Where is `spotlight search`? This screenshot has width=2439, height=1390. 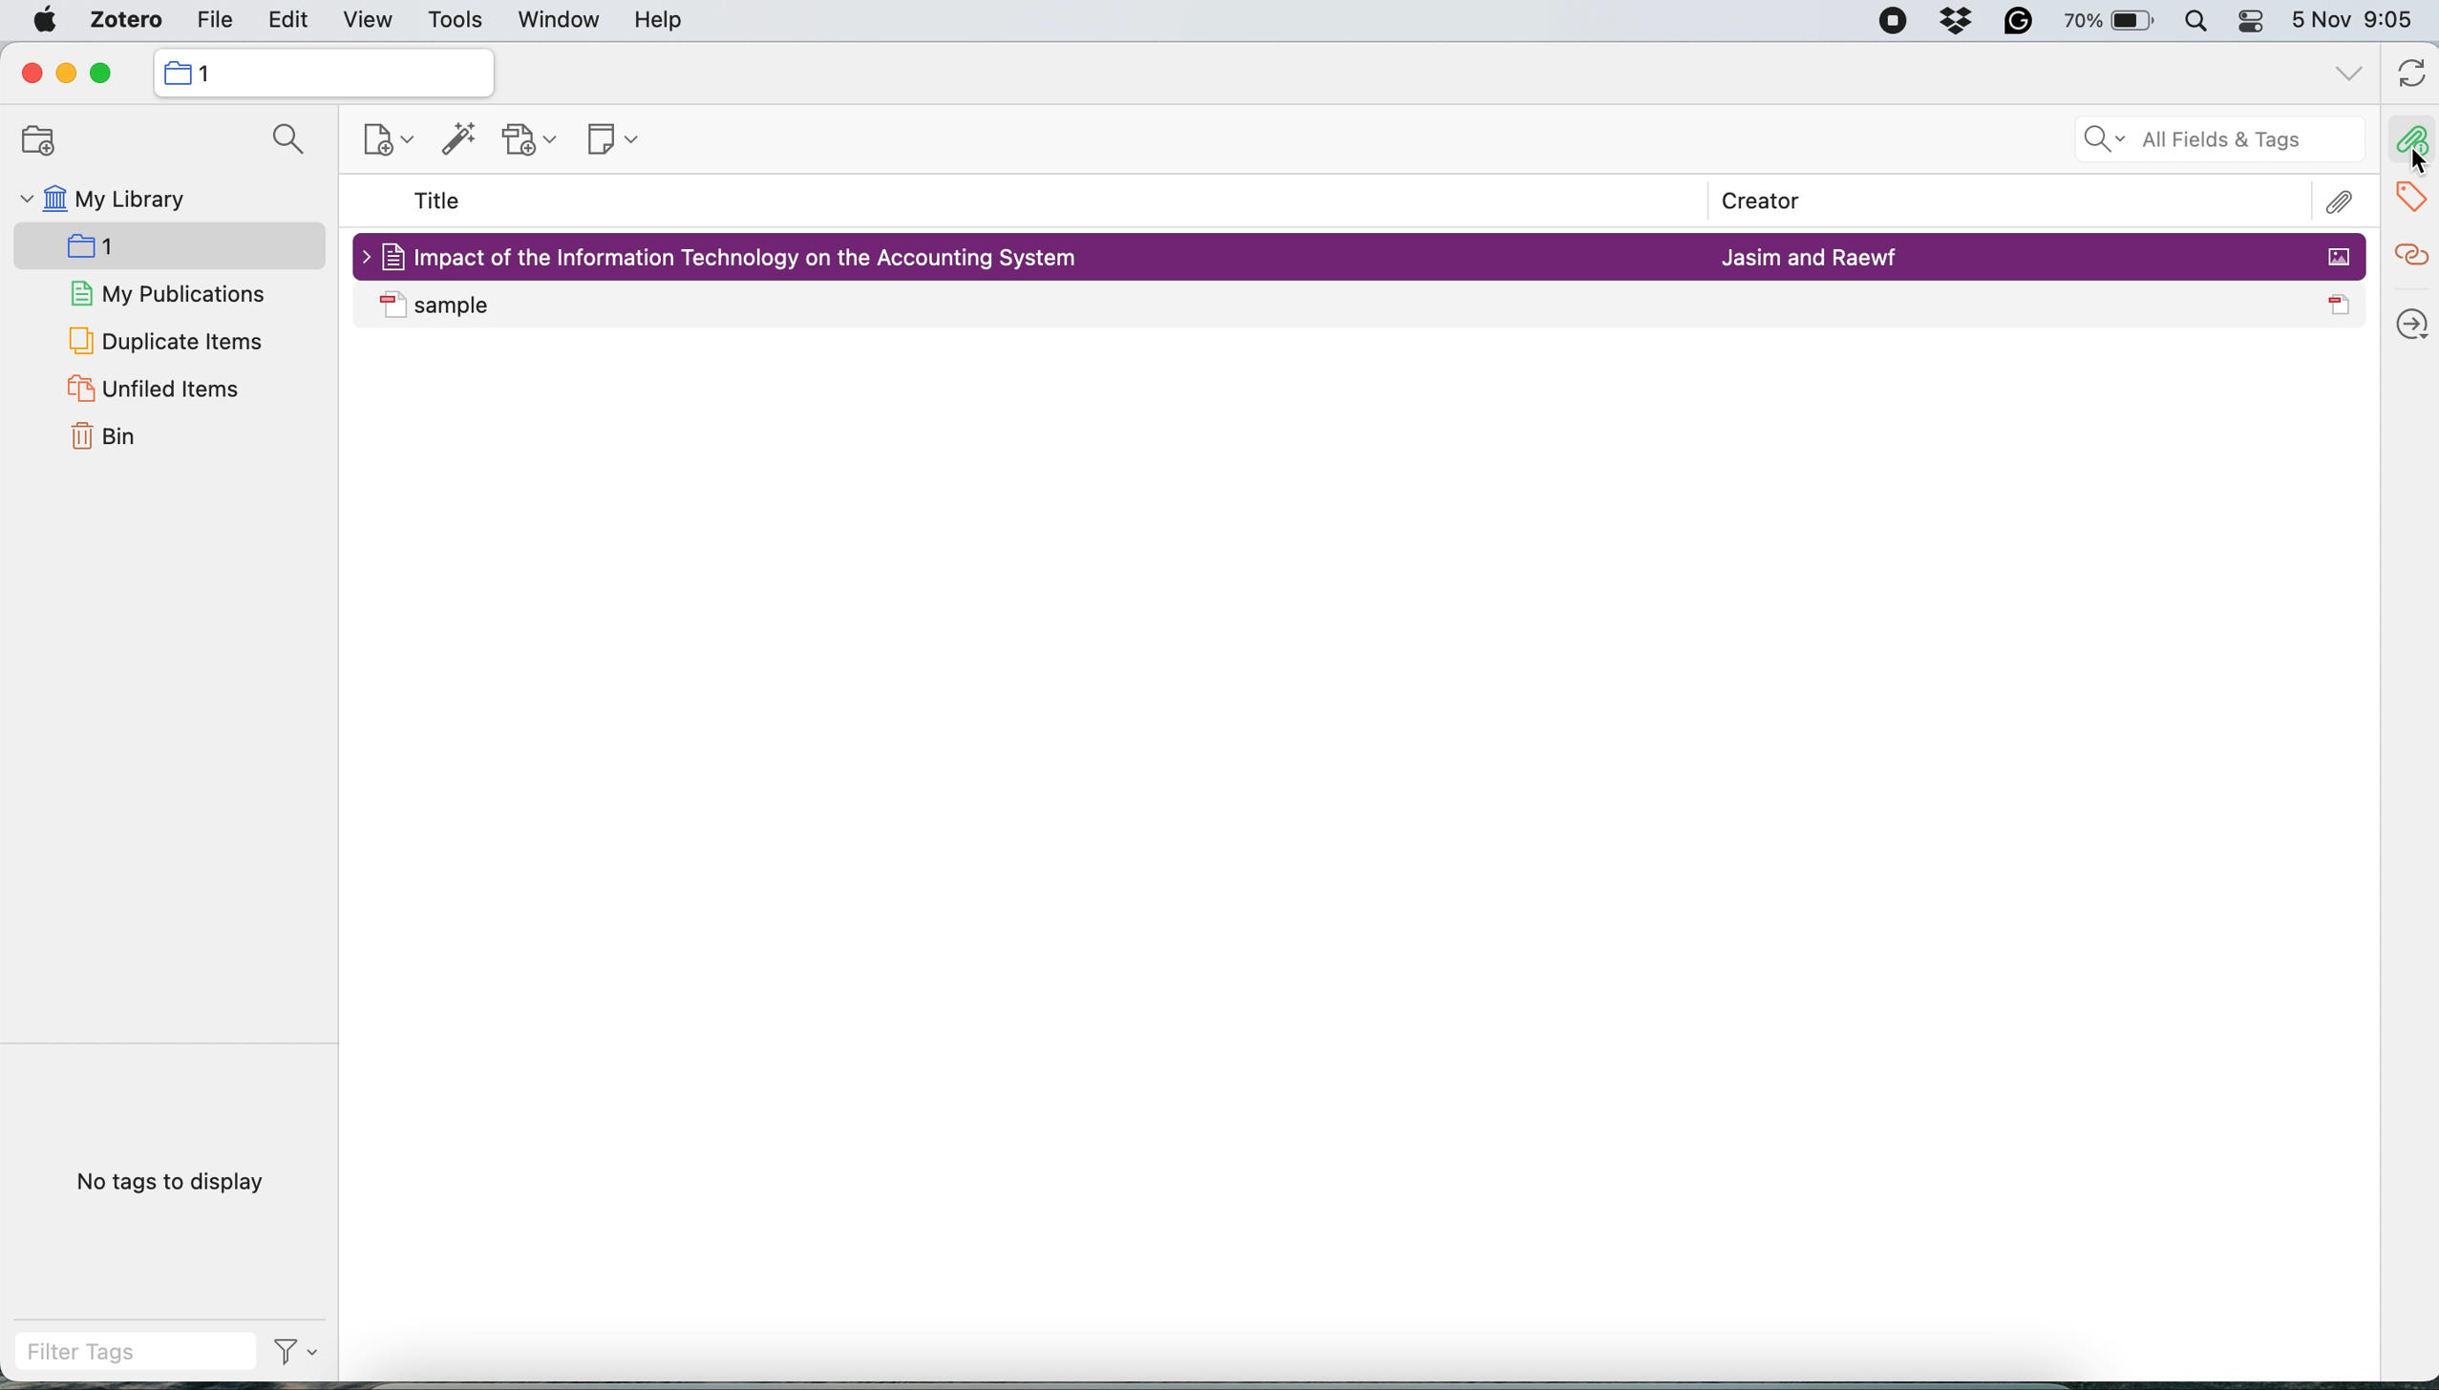 spotlight search is located at coordinates (2195, 24).